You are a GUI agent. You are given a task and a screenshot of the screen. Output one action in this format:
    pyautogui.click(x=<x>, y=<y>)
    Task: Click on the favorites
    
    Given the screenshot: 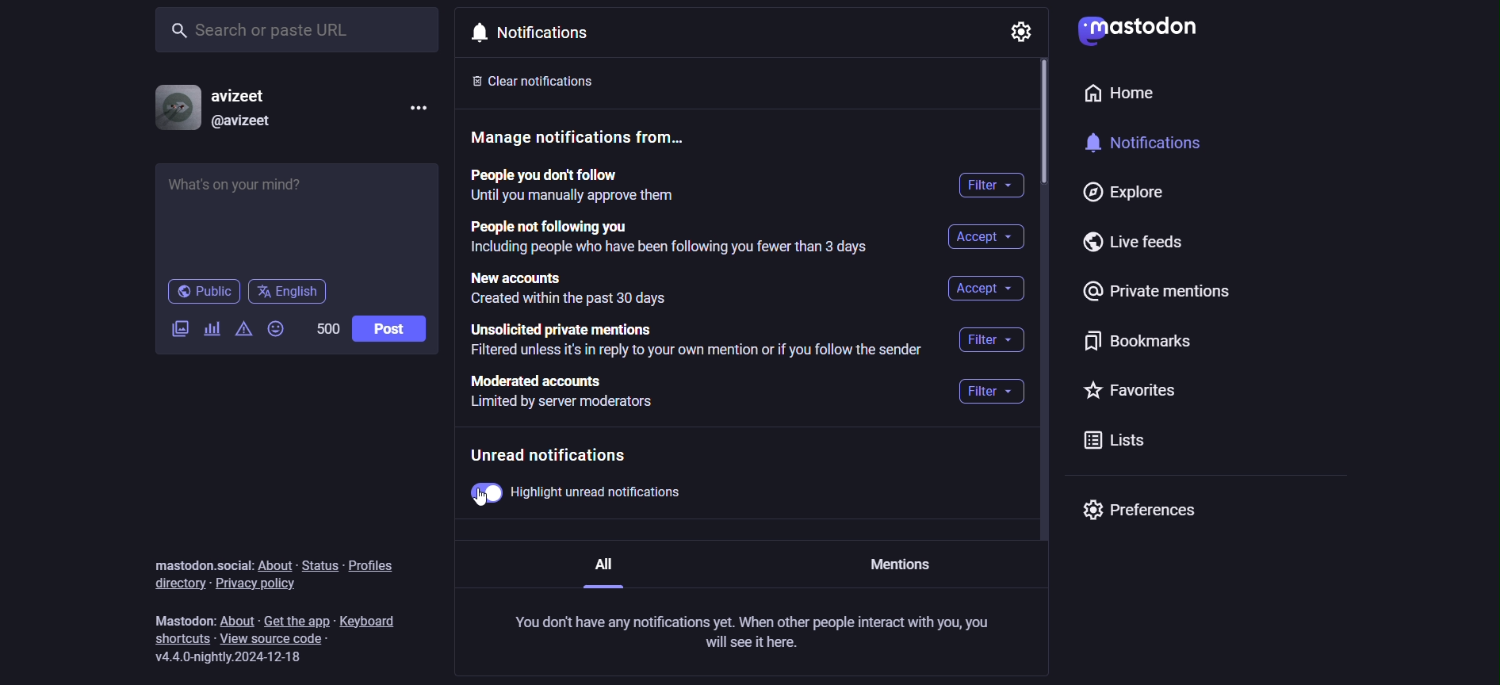 What is the action you would take?
    pyautogui.click(x=1132, y=392)
    